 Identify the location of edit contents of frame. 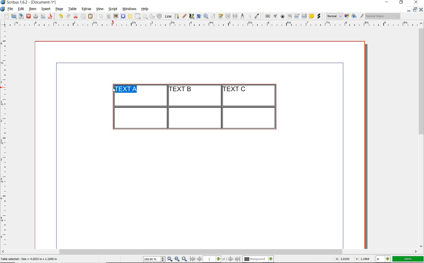
(213, 16).